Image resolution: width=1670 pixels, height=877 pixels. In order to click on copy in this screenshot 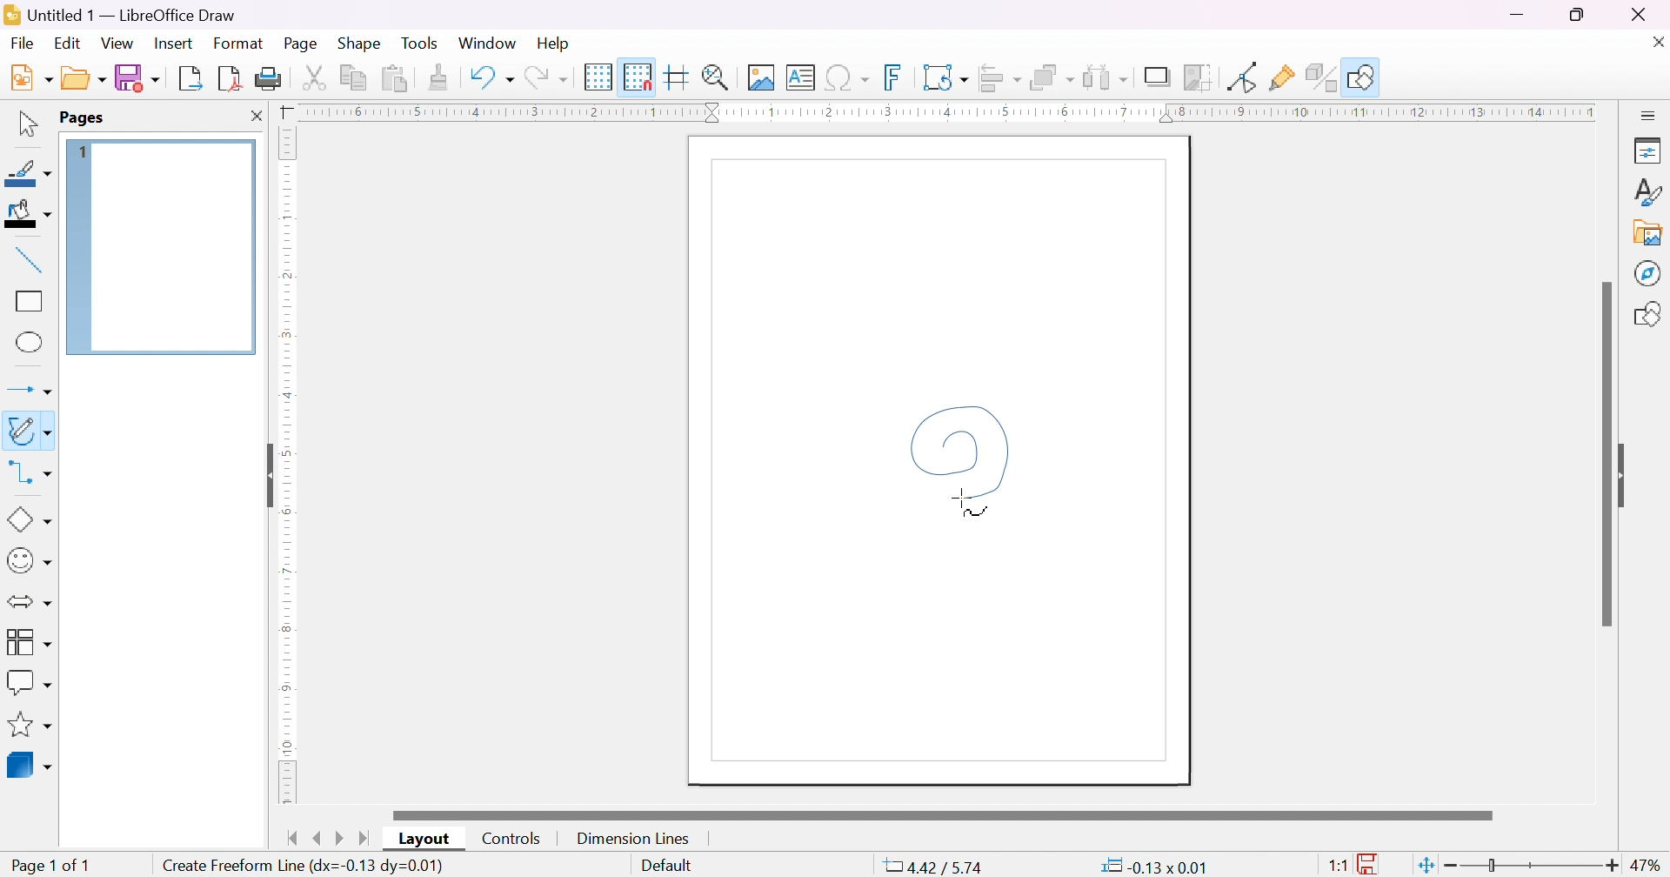, I will do `click(354, 77)`.